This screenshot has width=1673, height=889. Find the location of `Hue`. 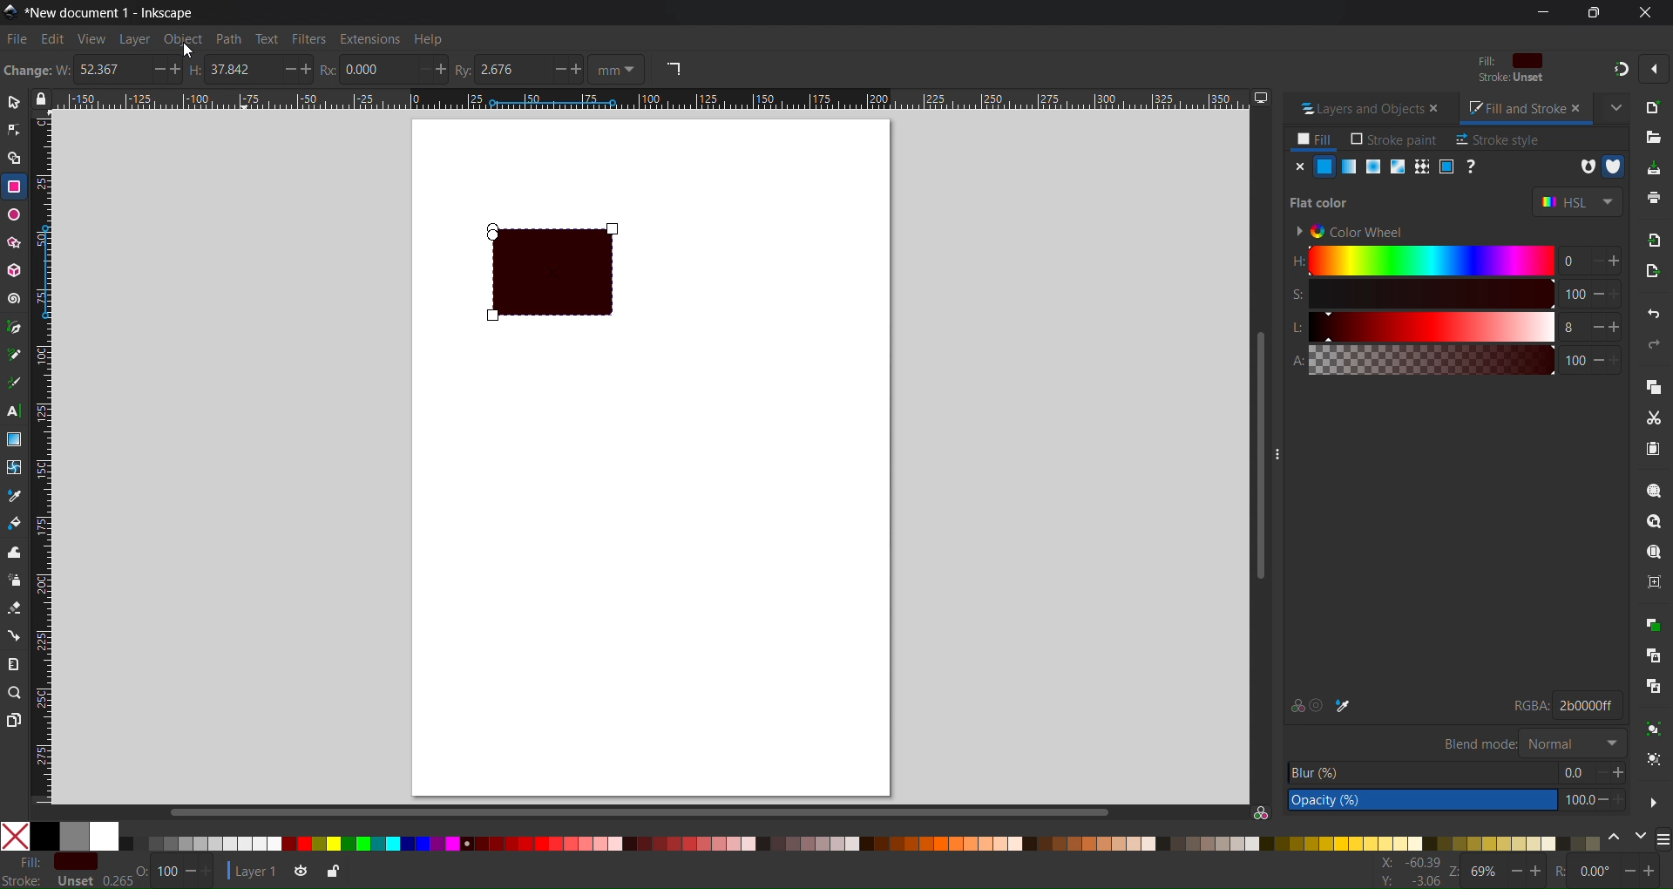

Hue is located at coordinates (1419, 261).